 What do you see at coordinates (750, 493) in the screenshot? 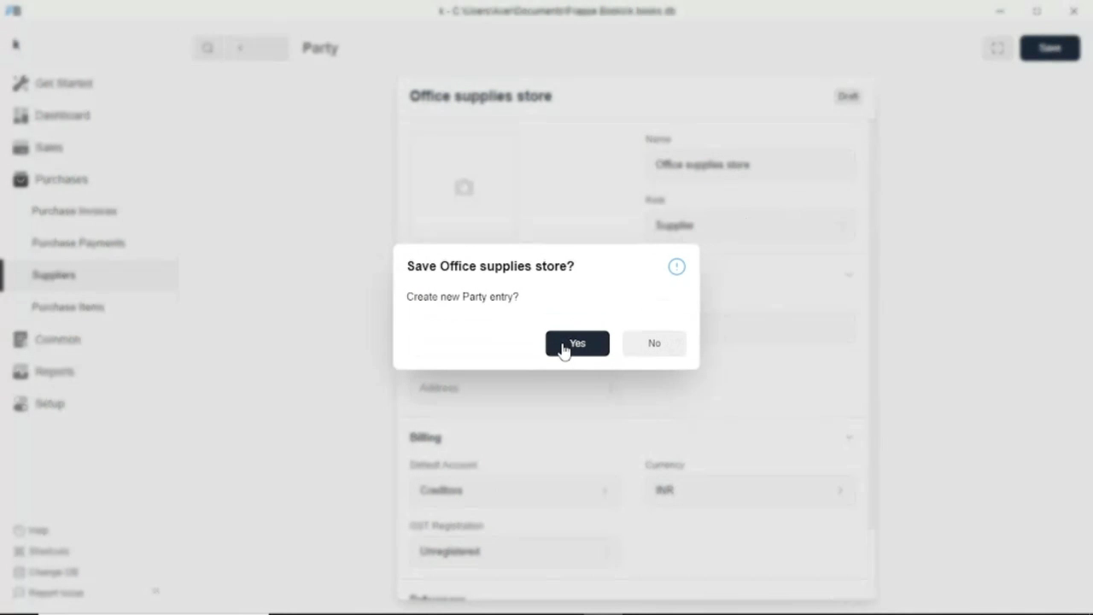
I see `INR` at bounding box center [750, 493].